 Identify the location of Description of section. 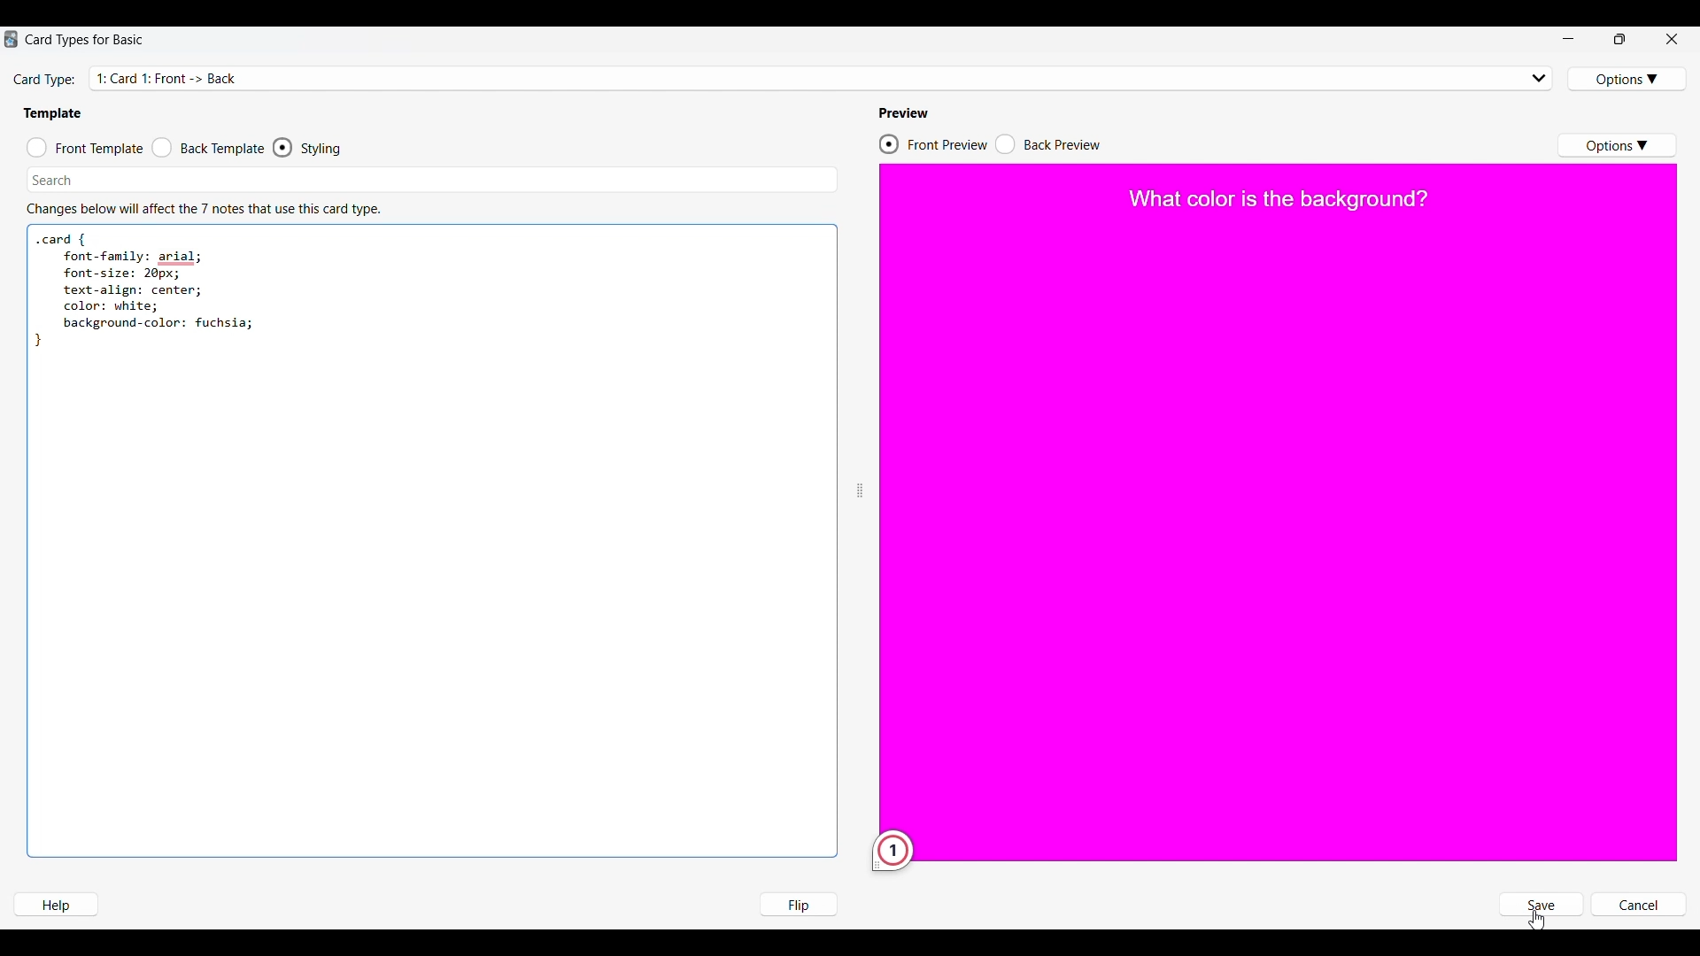
(204, 209).